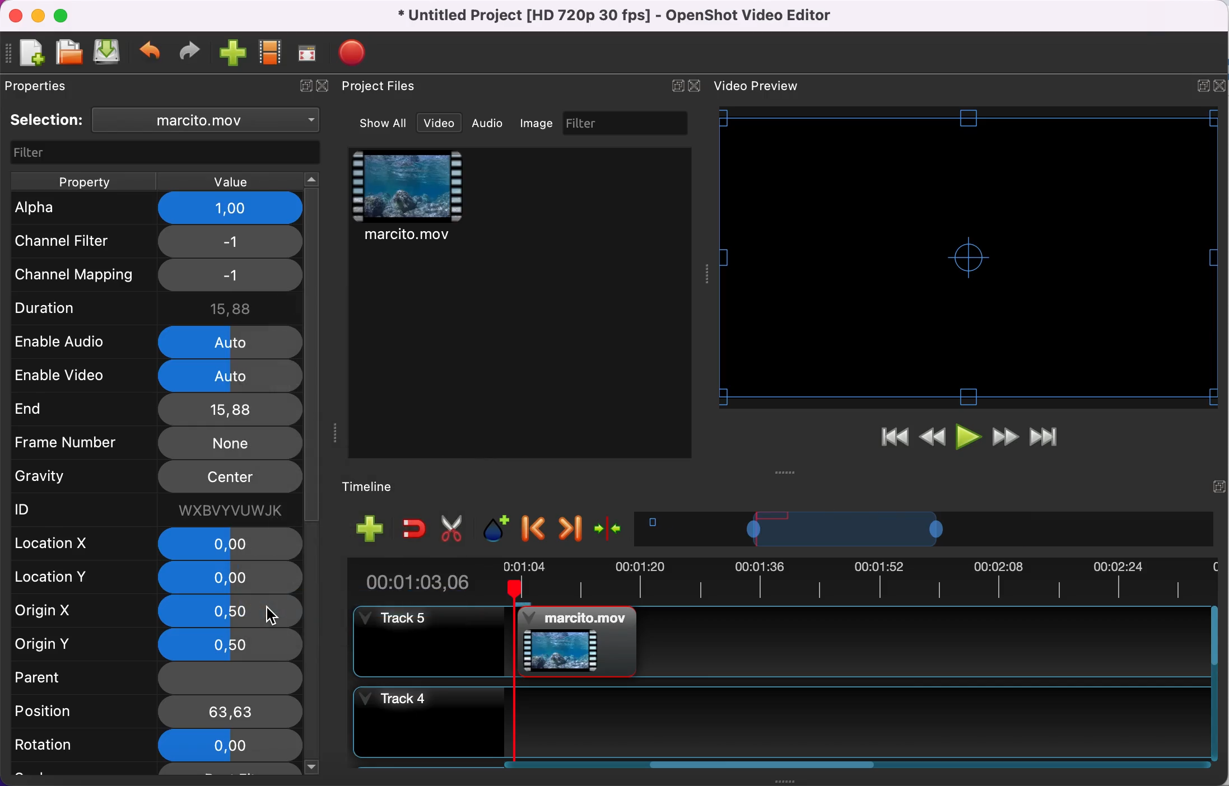 The width and height of the screenshot is (1229, 786). What do you see at coordinates (370, 527) in the screenshot?
I see `add track` at bounding box center [370, 527].